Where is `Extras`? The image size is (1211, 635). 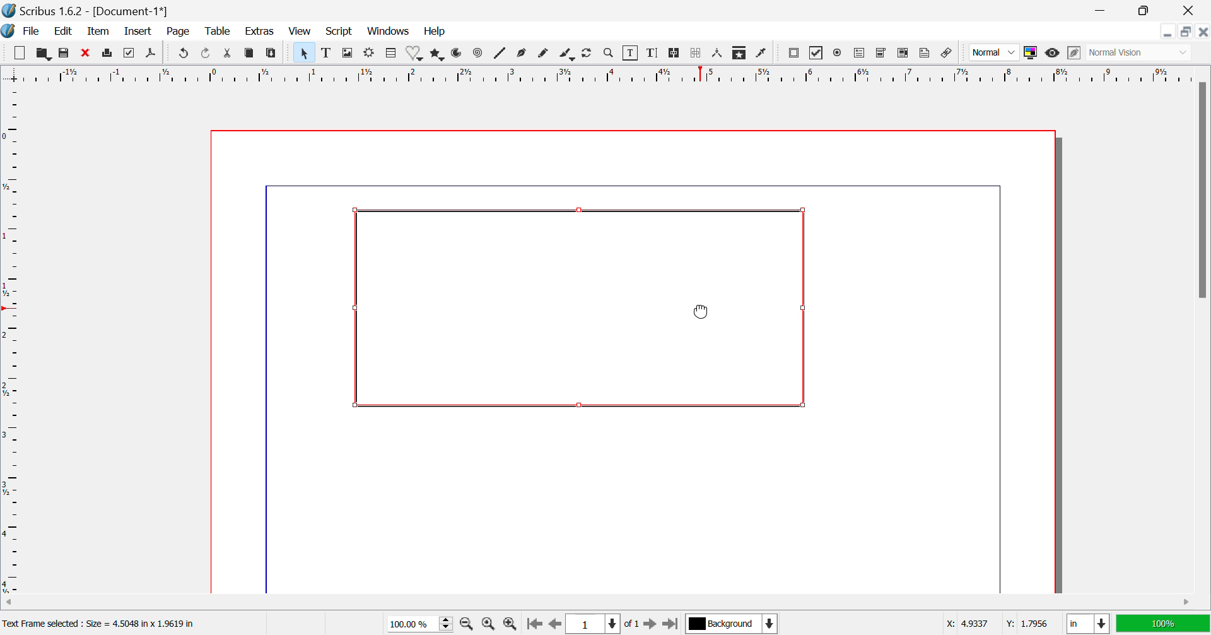 Extras is located at coordinates (259, 32).